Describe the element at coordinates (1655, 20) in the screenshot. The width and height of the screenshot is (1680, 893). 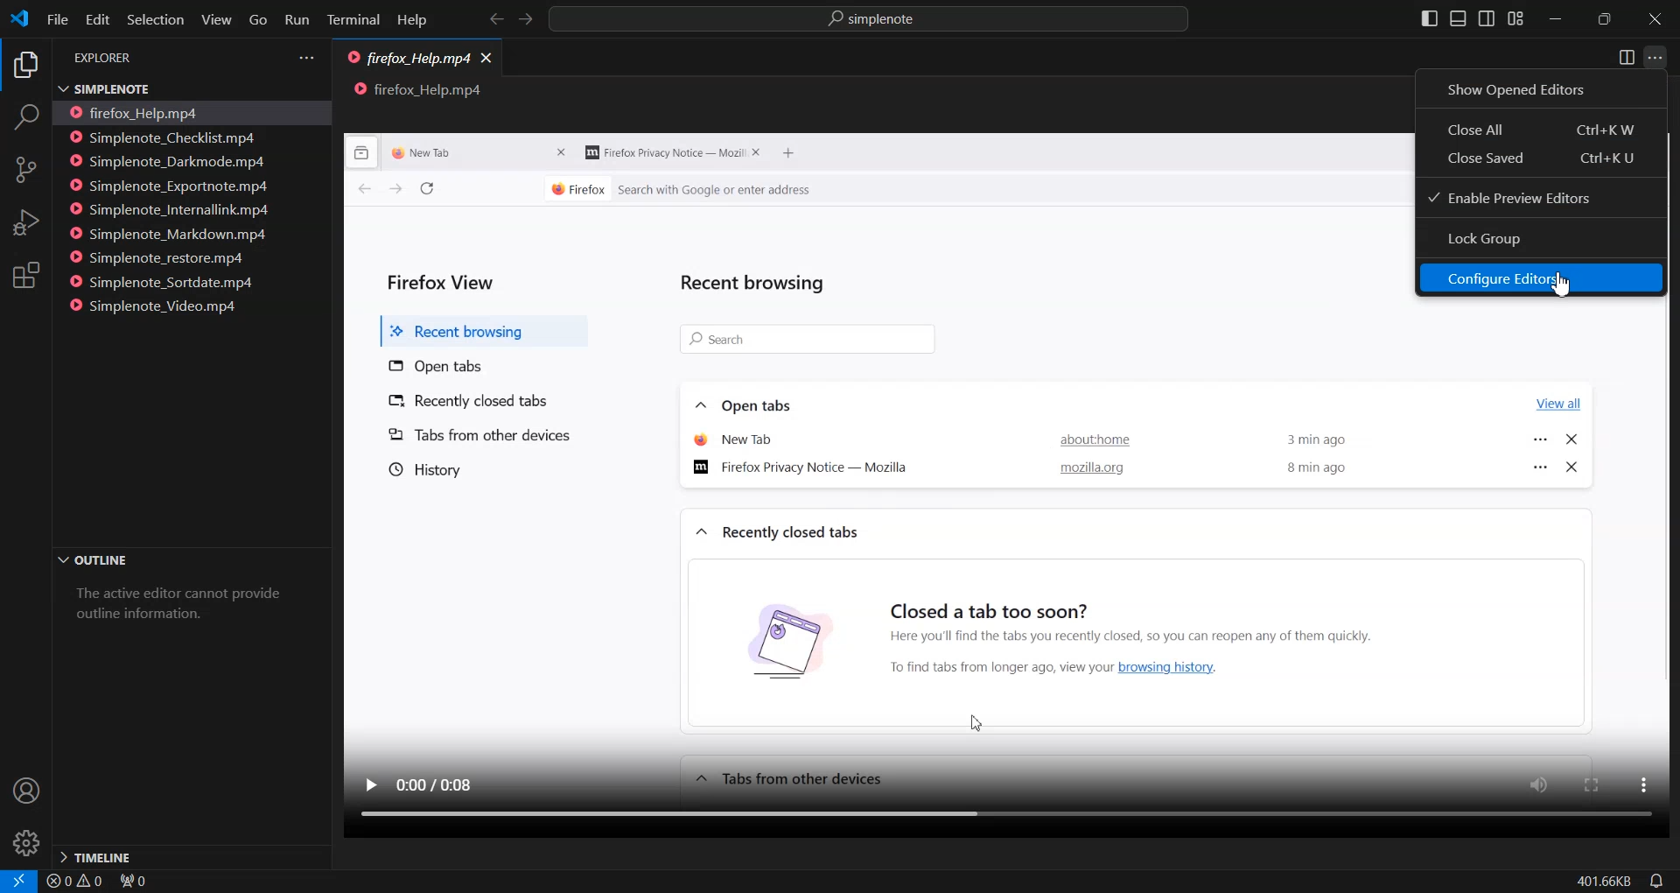
I see `Close` at that location.